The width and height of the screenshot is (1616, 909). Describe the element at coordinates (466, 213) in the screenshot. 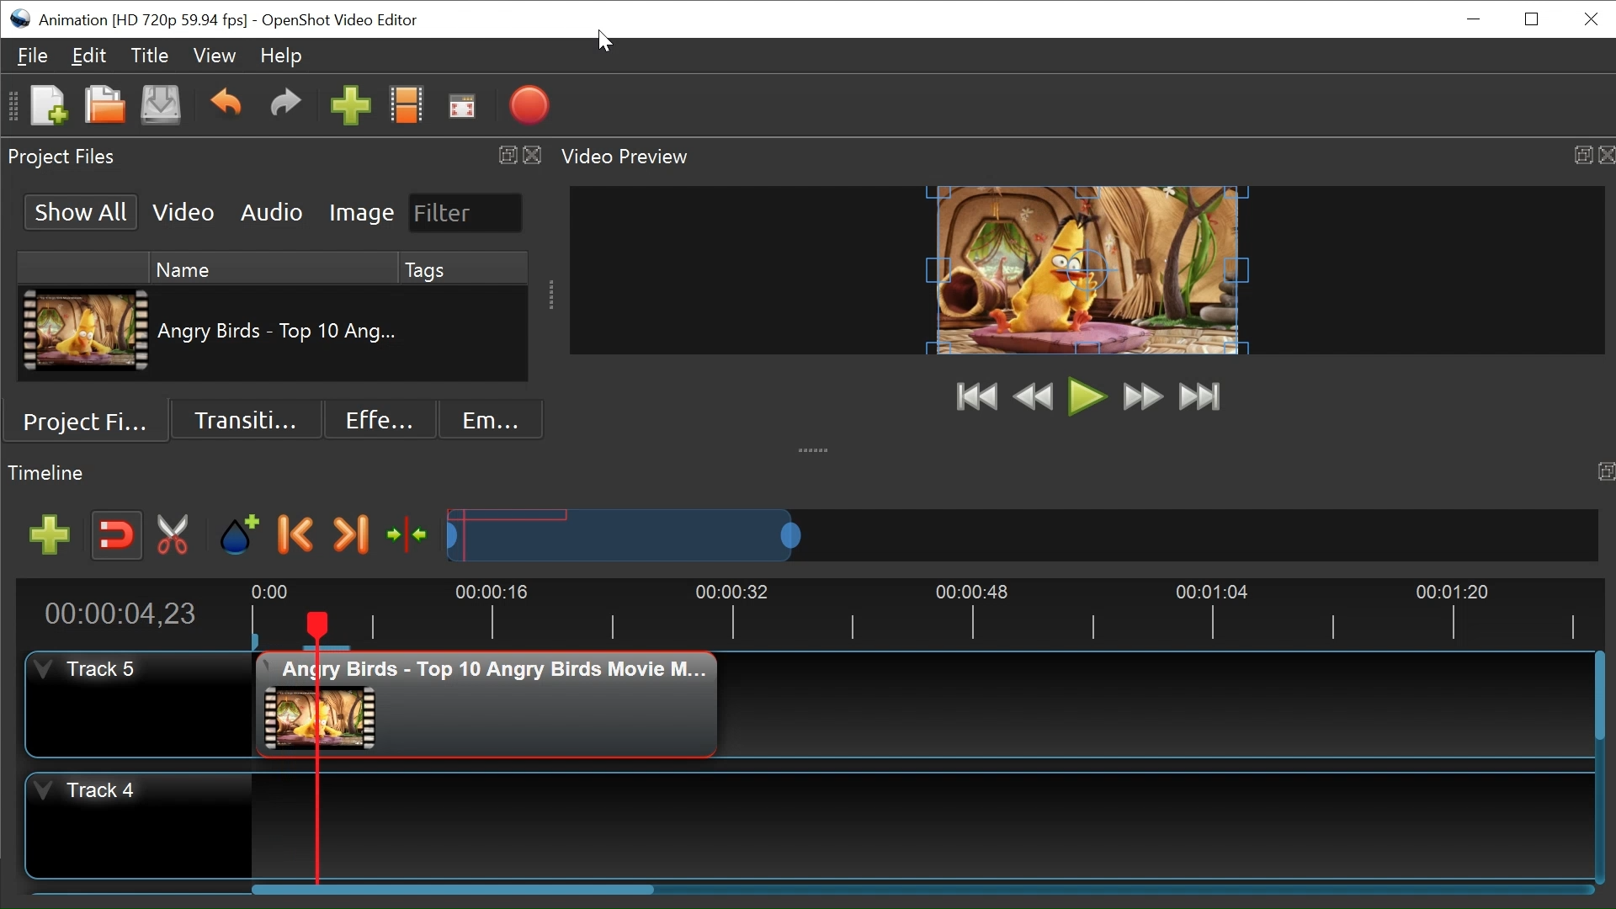

I see `Filter` at that location.